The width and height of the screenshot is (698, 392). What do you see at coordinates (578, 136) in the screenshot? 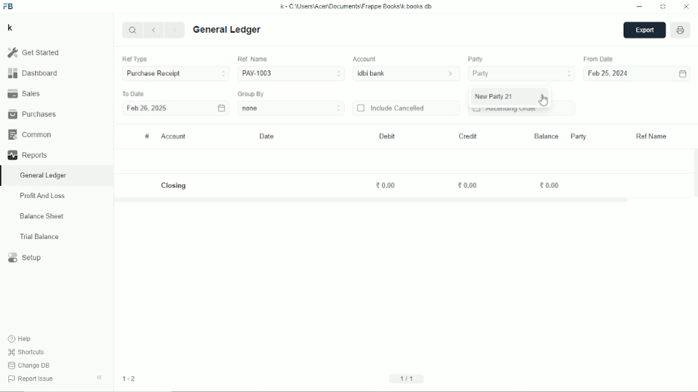
I see `Party` at bounding box center [578, 136].